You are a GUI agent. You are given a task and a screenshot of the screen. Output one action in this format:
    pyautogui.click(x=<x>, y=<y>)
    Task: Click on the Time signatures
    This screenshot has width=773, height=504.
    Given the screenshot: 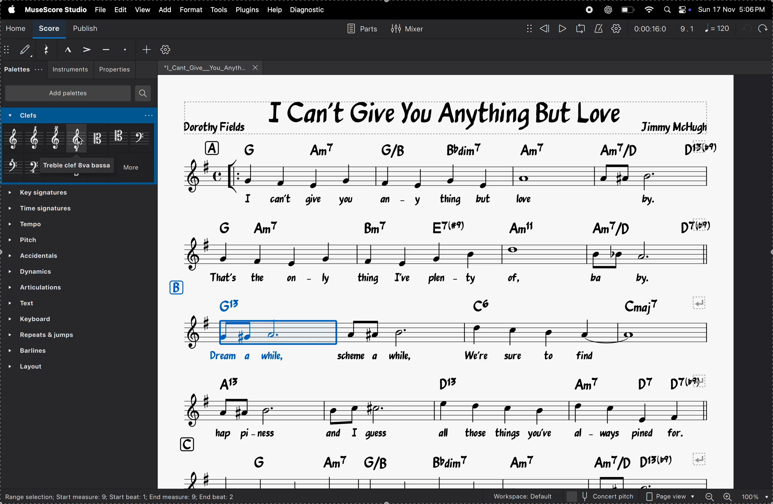 What is the action you would take?
    pyautogui.click(x=44, y=210)
    